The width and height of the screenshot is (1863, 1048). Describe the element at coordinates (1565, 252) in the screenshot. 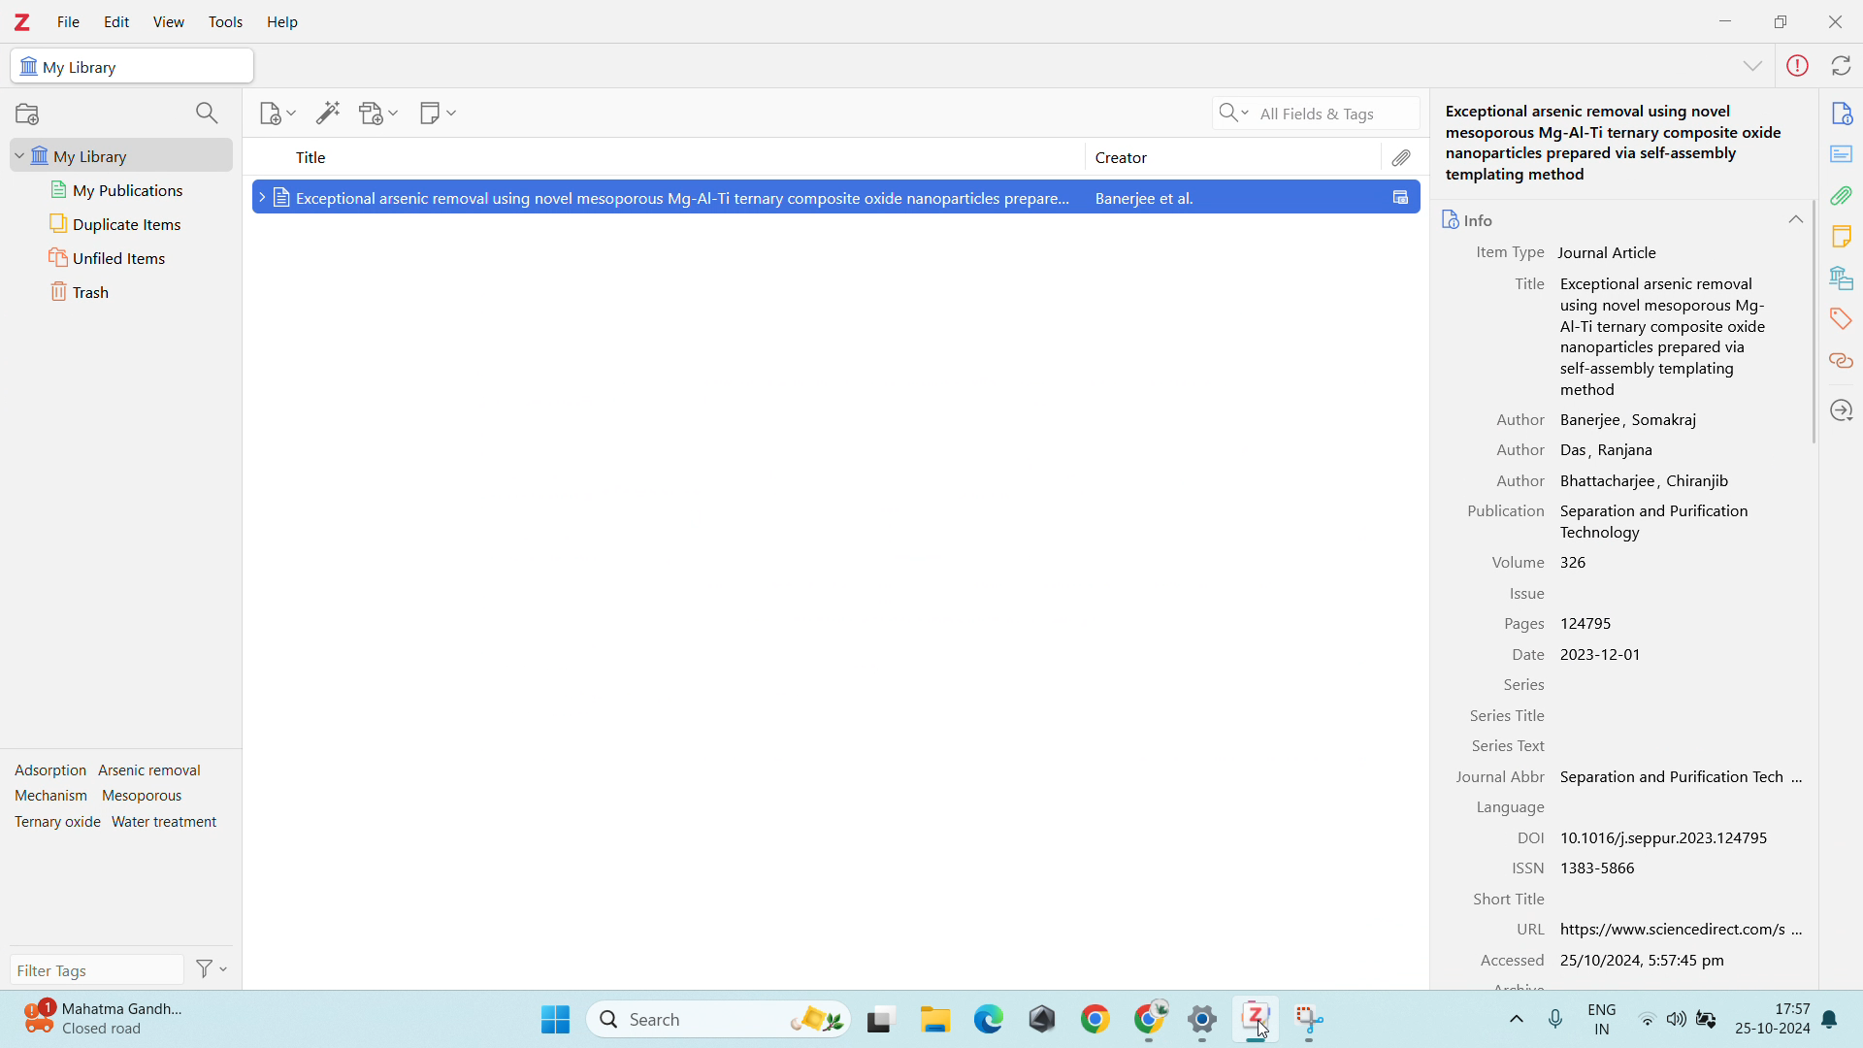

I see `Item Type Journal Article` at that location.